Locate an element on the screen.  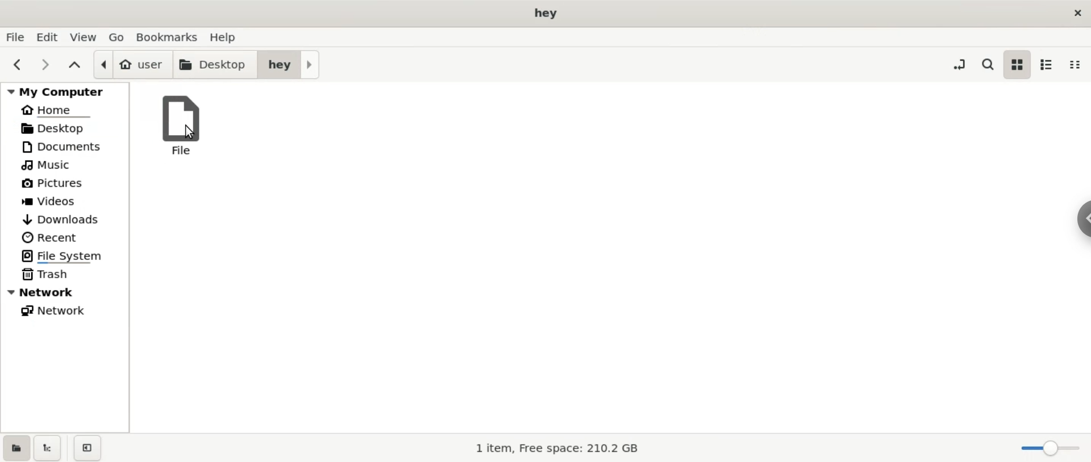
hey is located at coordinates (290, 64).